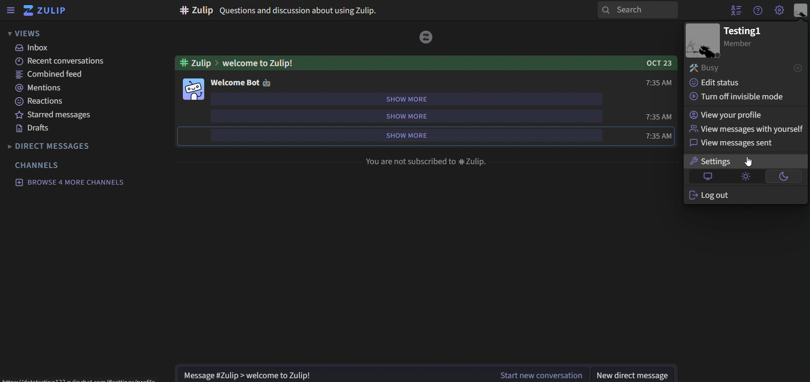  Describe the element at coordinates (750, 161) in the screenshot. I see `Cursor` at that location.